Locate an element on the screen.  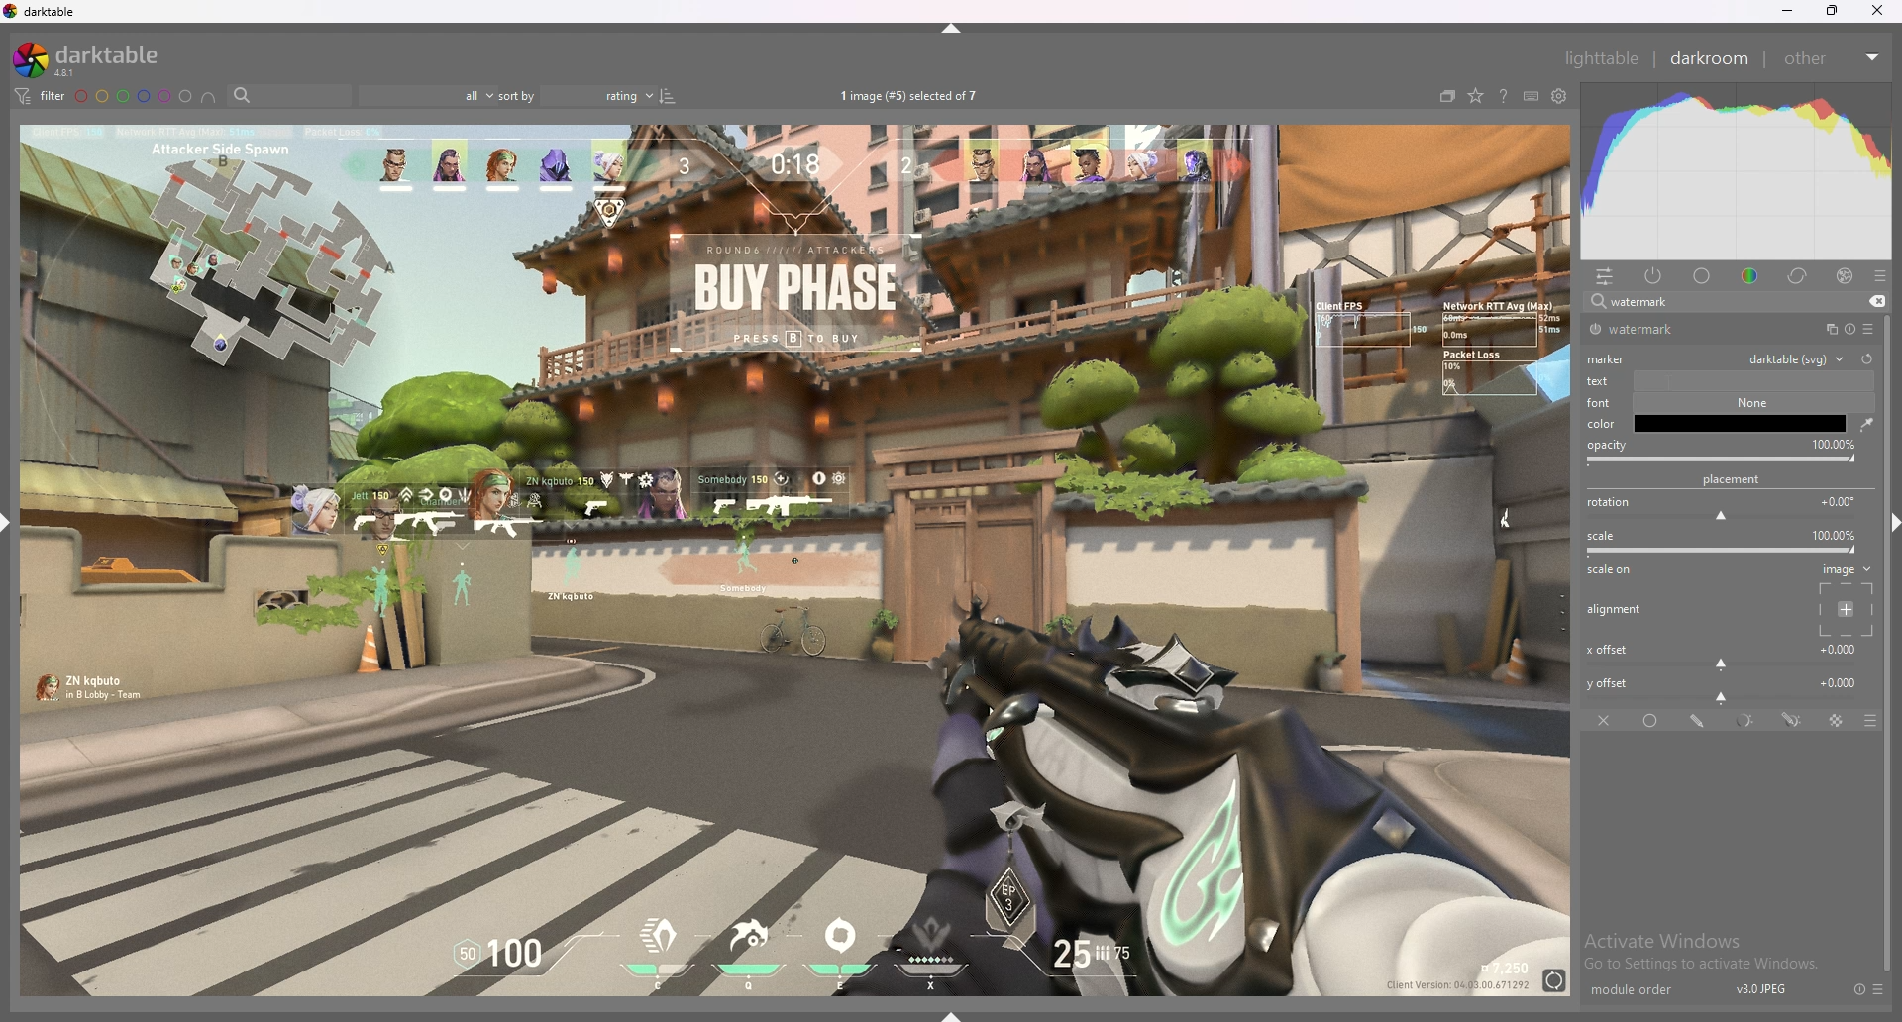
correct is located at coordinates (1799, 275).